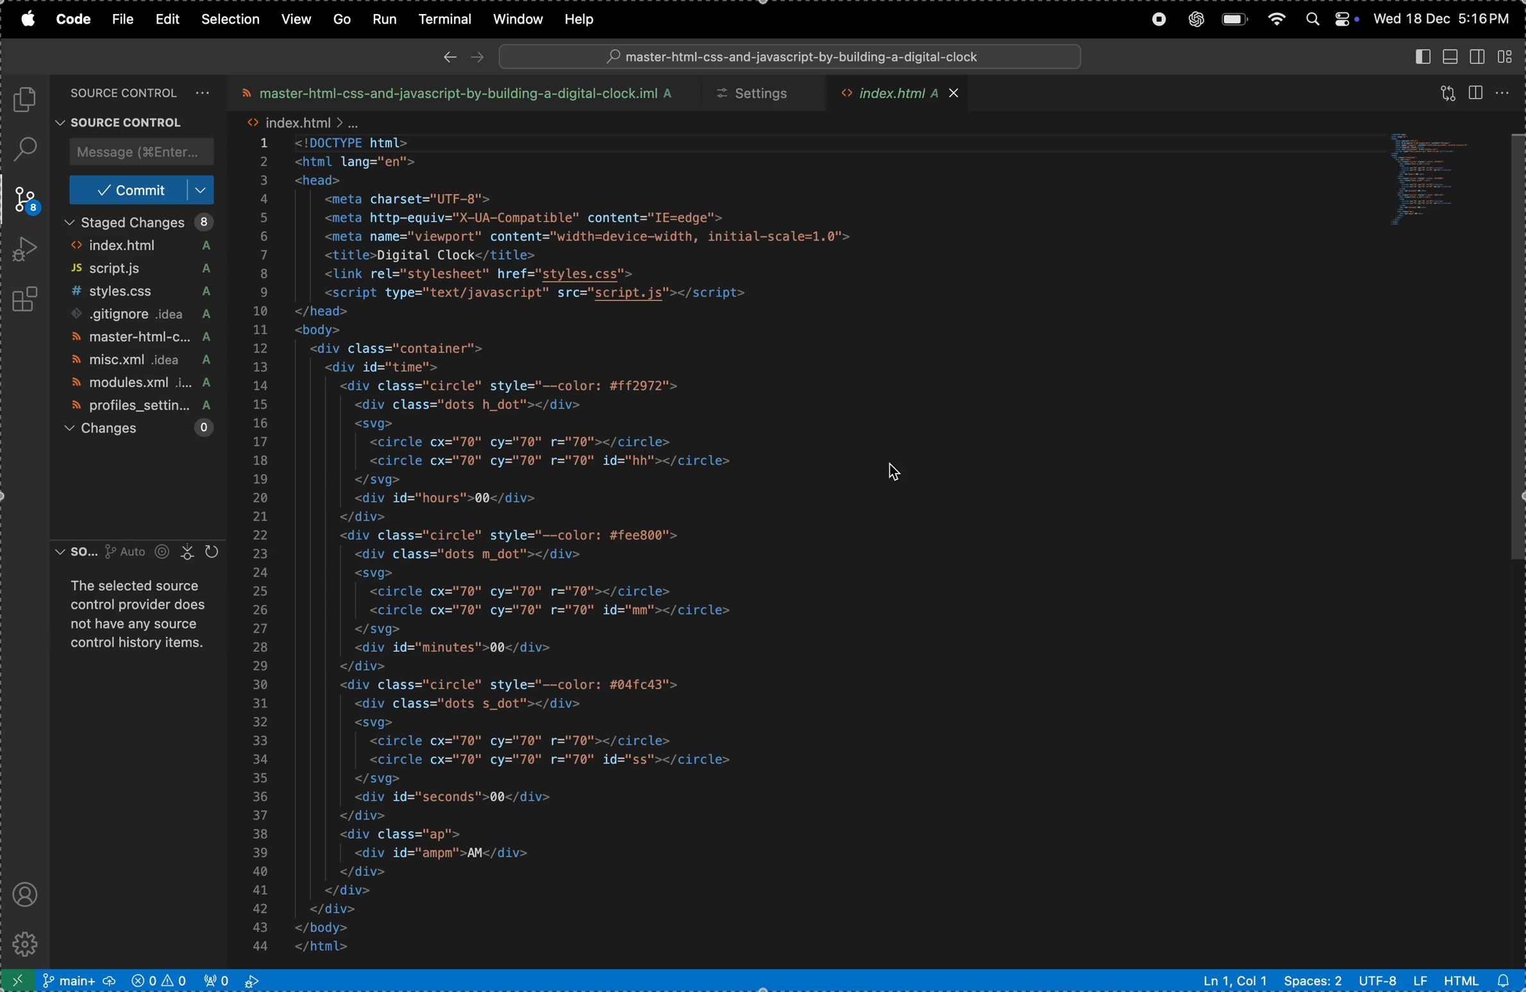 Image resolution: width=1526 pixels, height=992 pixels. I want to click on Source control, so click(126, 120).